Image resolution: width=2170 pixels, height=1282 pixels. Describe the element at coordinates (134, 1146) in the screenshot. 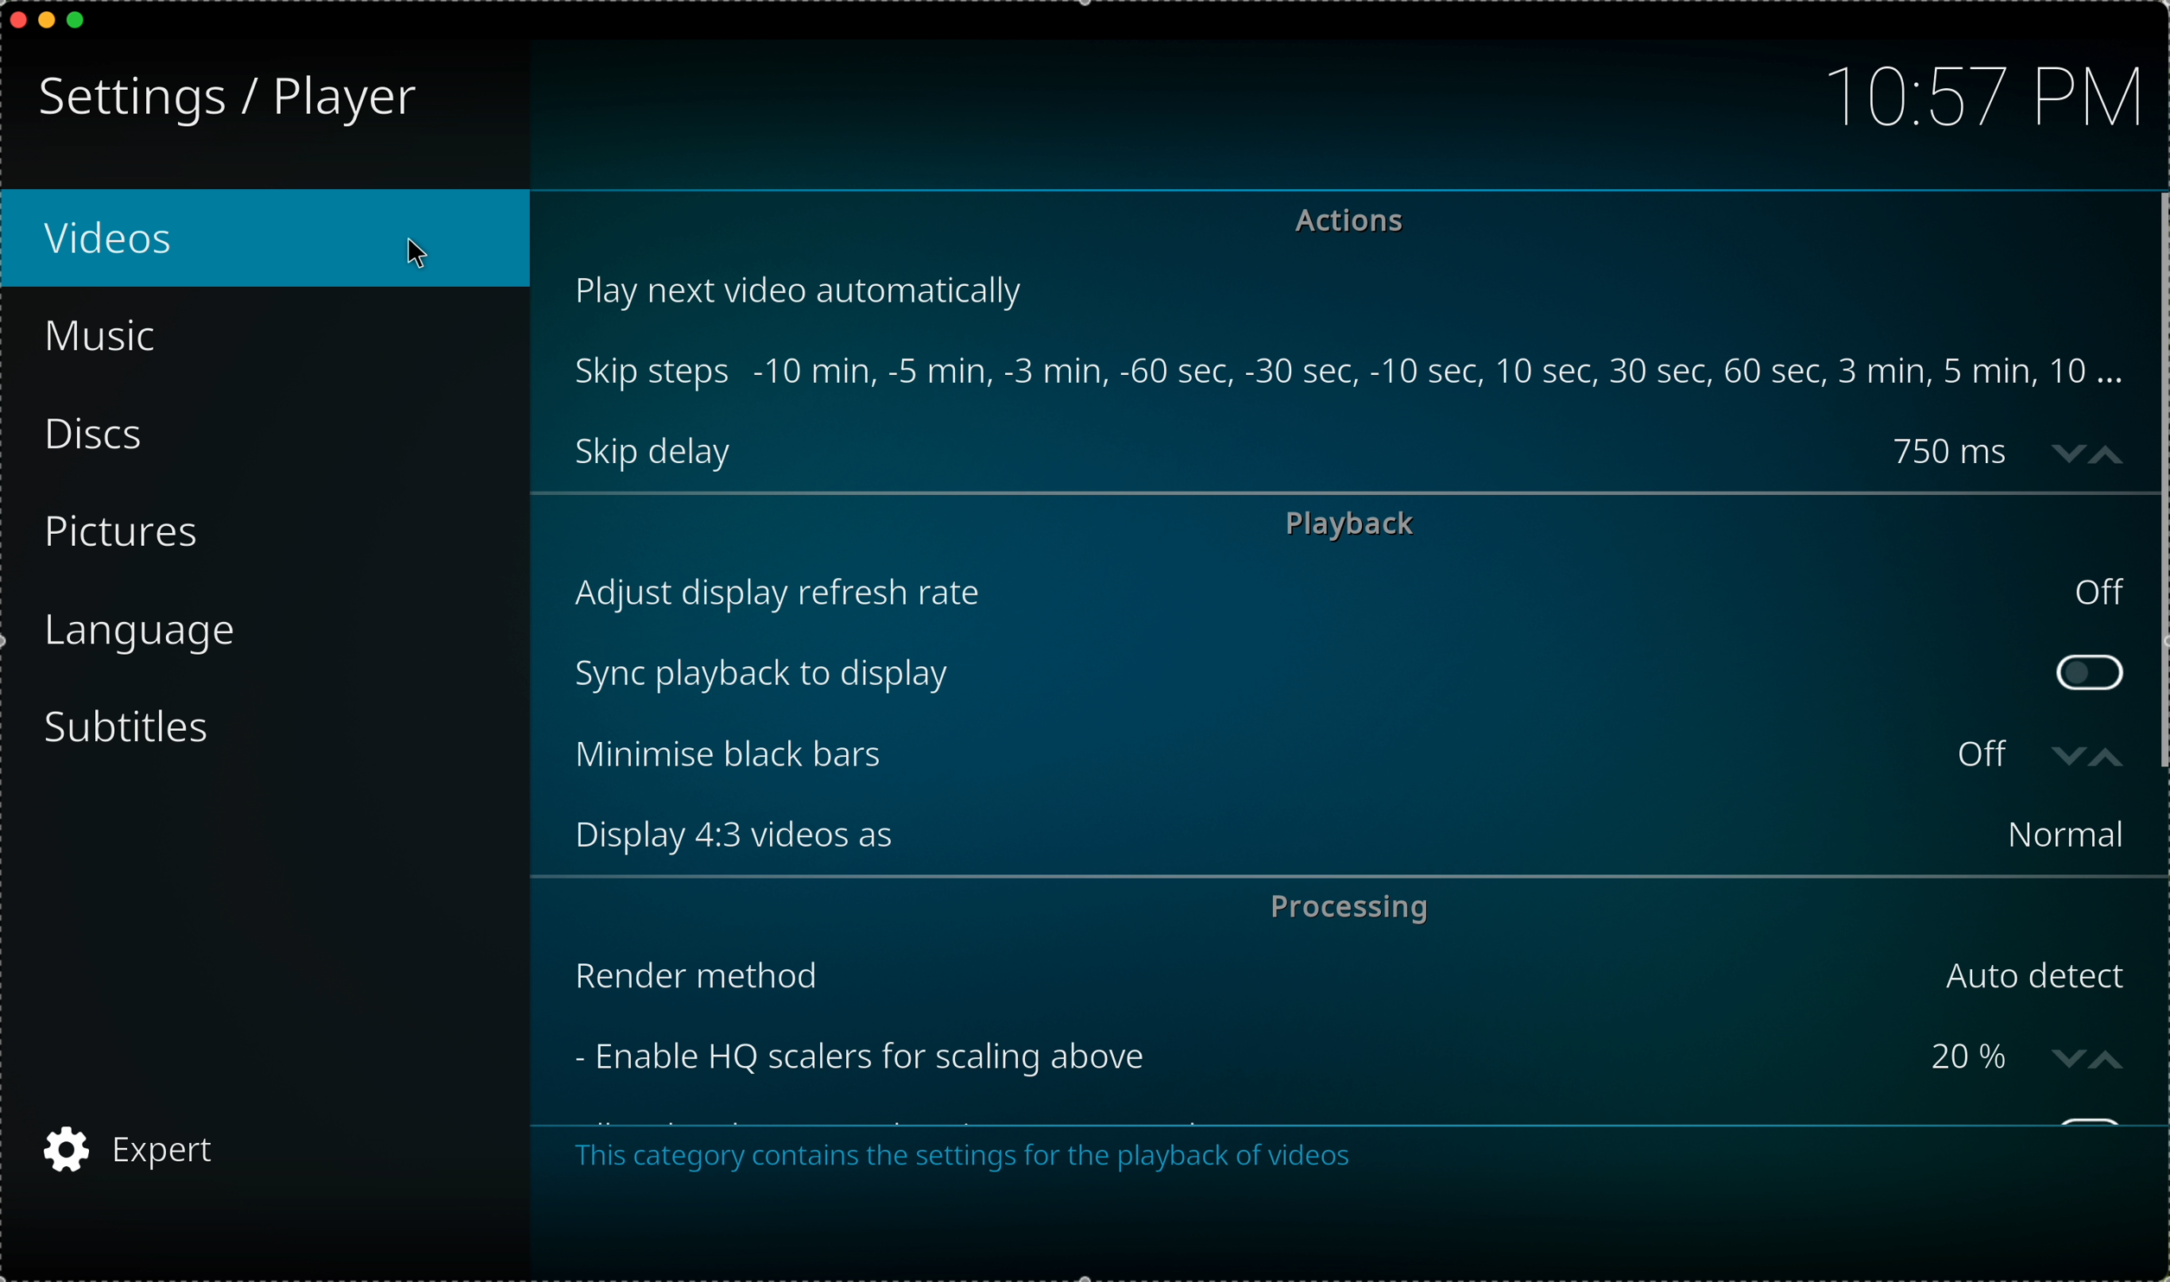

I see `expert settings` at that location.